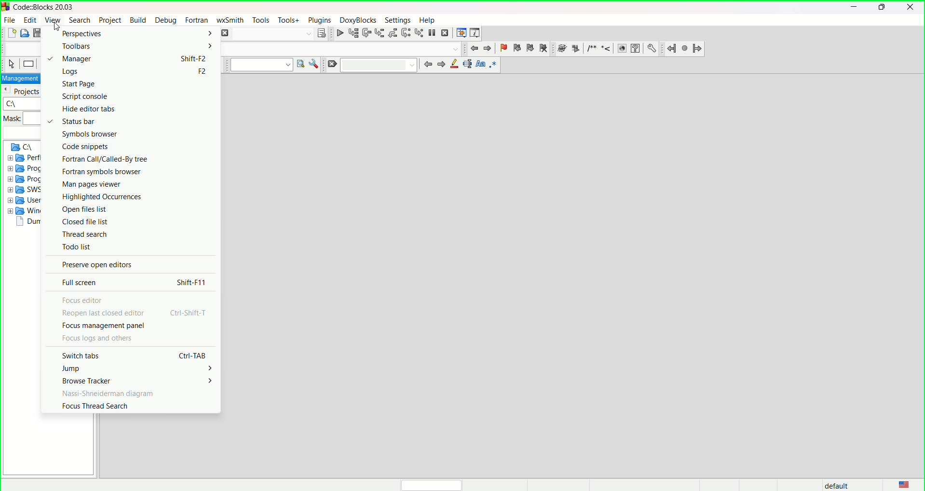 The image size is (925, 491). Describe the element at coordinates (575, 49) in the screenshot. I see `Extract` at that location.